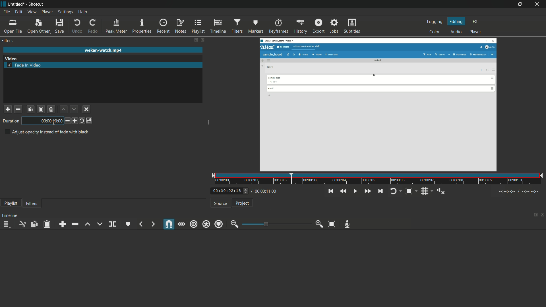 This screenshot has width=546, height=307. Describe the element at coordinates (208, 124) in the screenshot. I see `expand` at that location.